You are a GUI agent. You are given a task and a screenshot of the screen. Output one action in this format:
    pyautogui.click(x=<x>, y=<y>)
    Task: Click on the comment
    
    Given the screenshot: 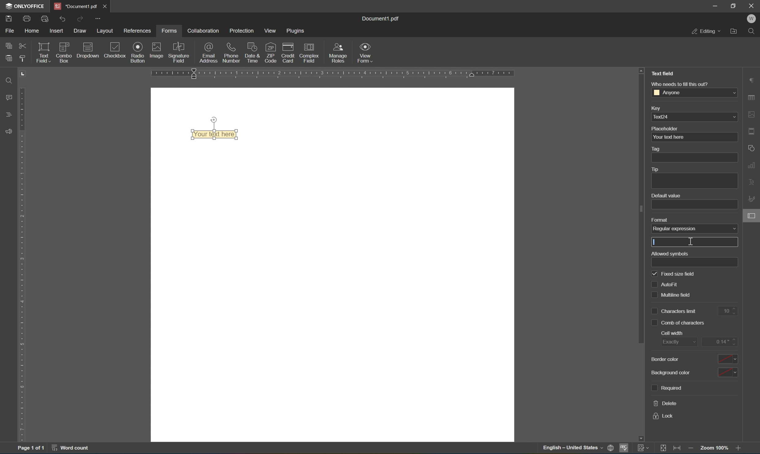 What is the action you would take?
    pyautogui.click(x=7, y=97)
    